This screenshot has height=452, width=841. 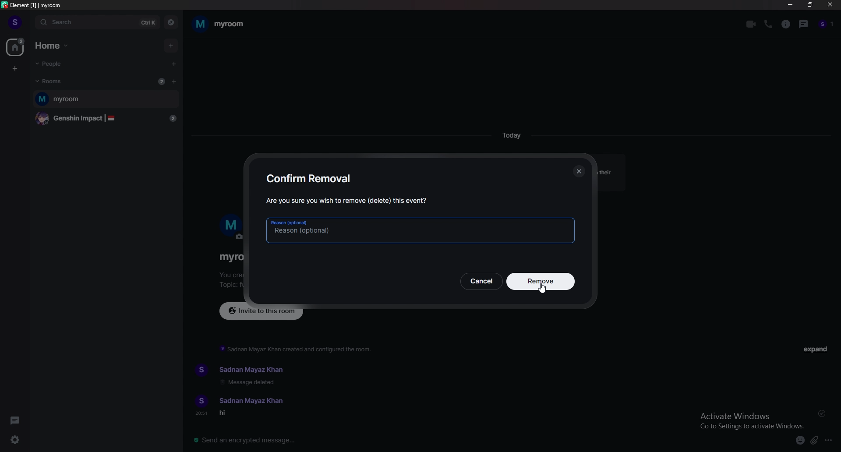 I want to click on genshin impact |, so click(x=108, y=119).